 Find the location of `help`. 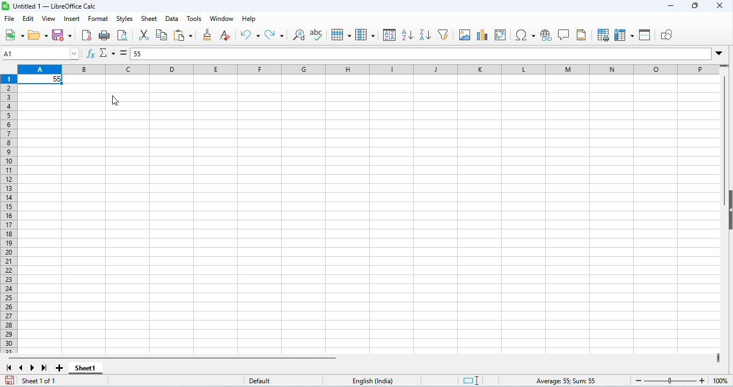

help is located at coordinates (251, 19).